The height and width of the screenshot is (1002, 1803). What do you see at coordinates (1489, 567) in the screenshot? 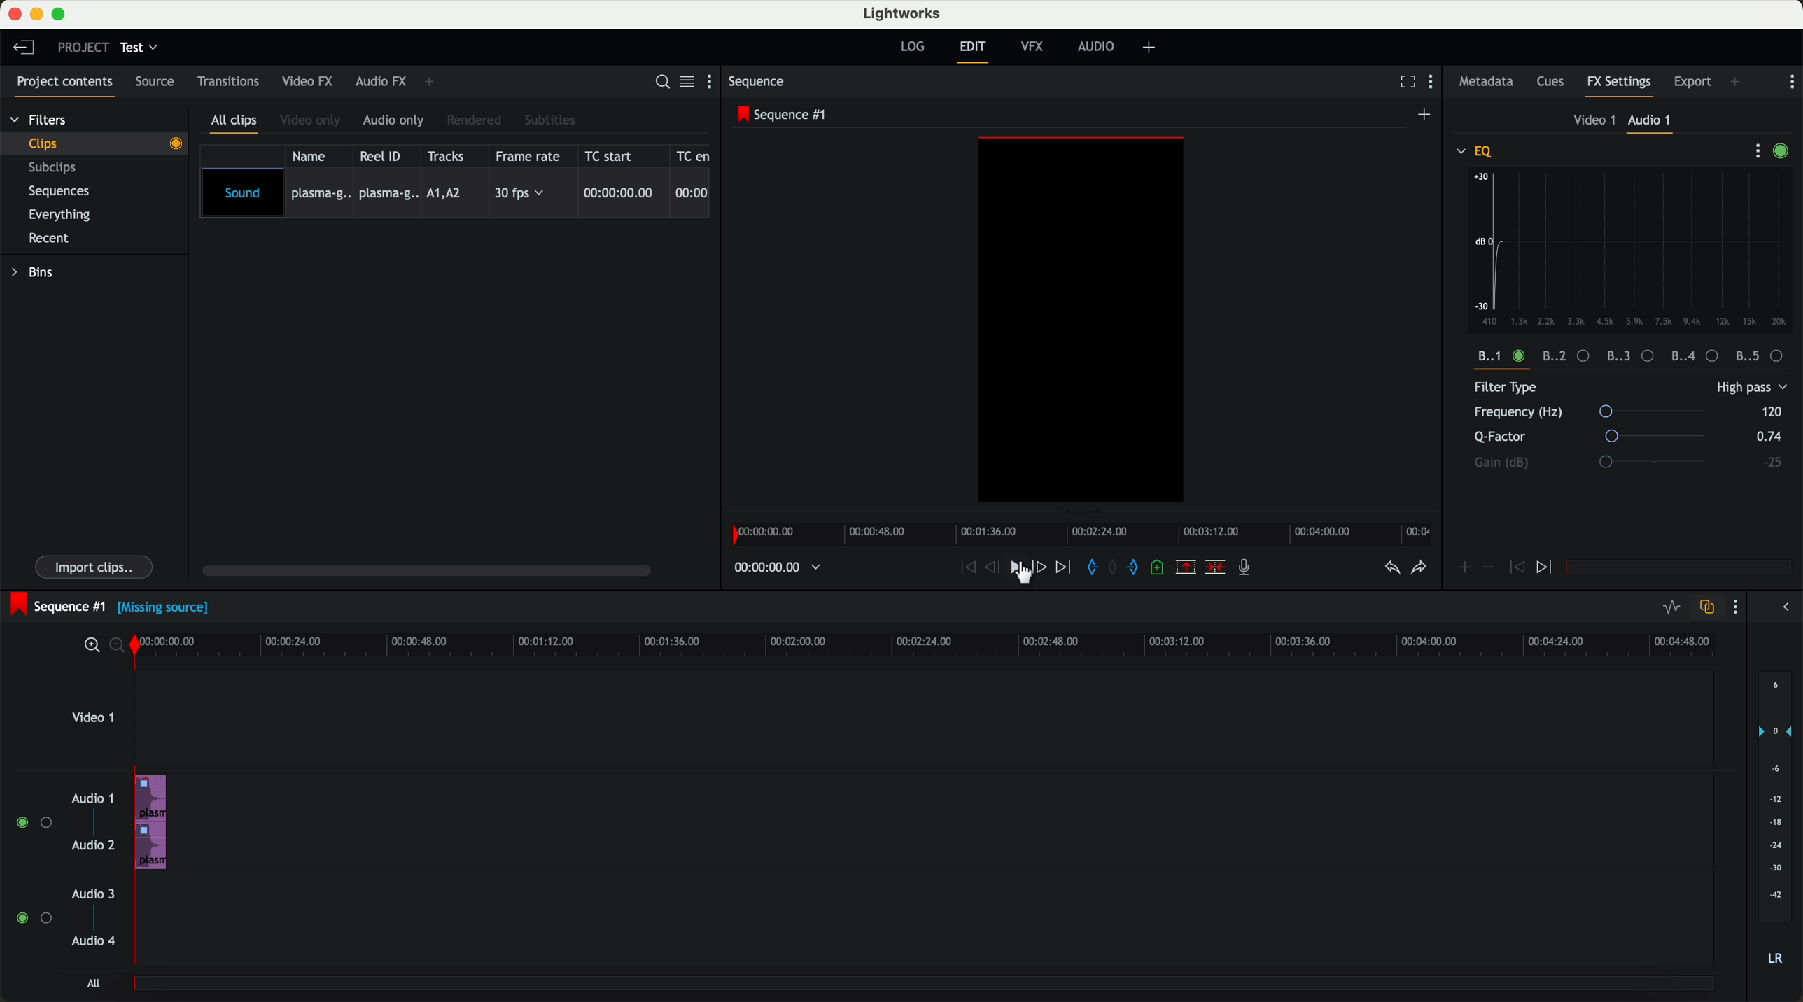
I see `remove keyframe` at bounding box center [1489, 567].